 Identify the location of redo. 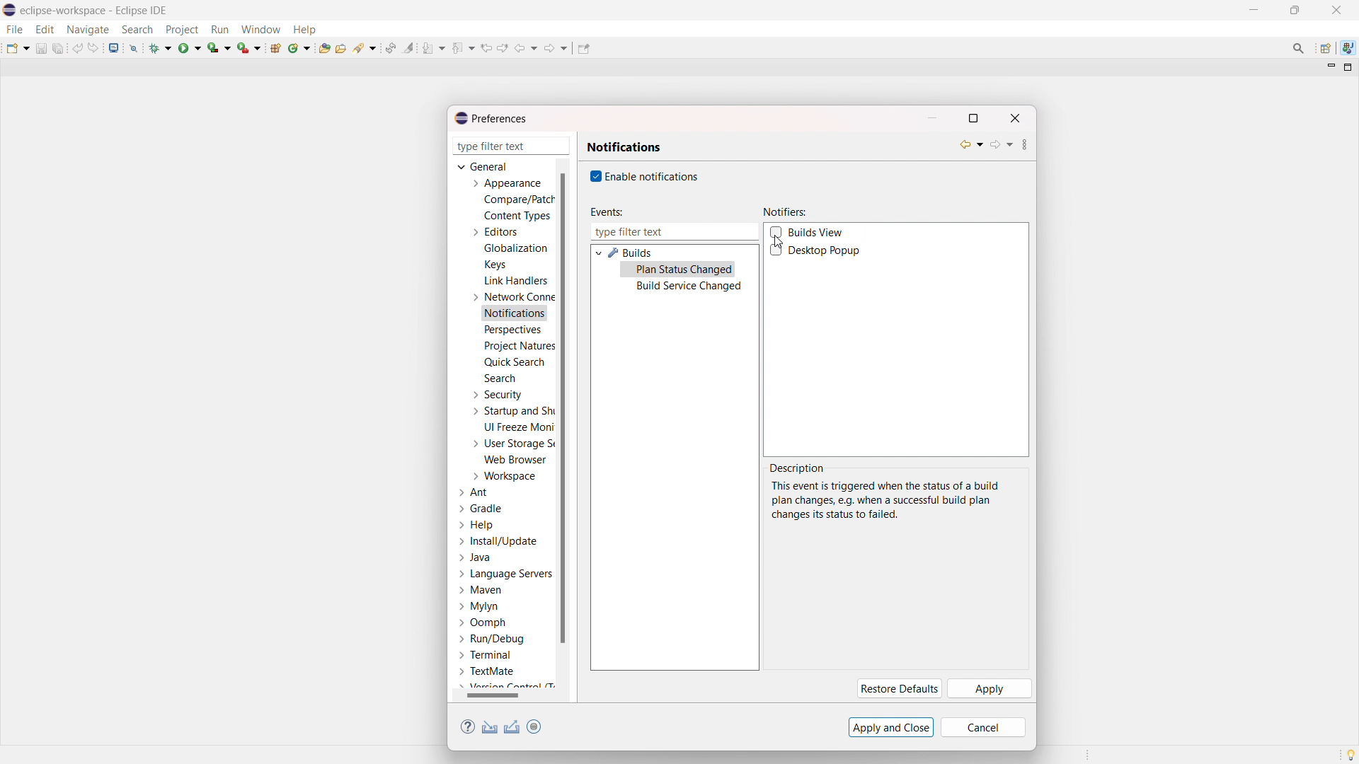
(93, 47).